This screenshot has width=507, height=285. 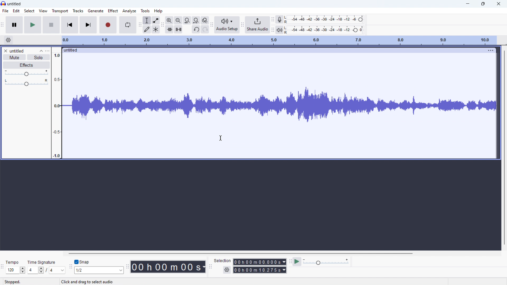 I want to click on view, so click(x=43, y=11).